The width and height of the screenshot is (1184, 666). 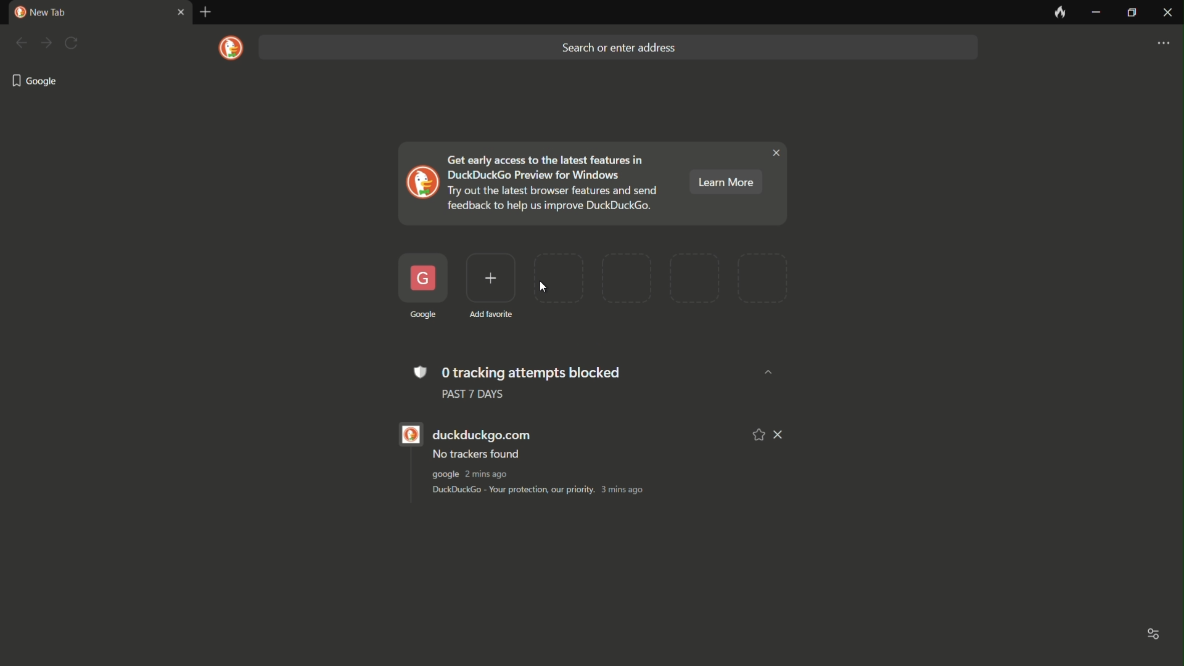 I want to click on close, so click(x=776, y=154).